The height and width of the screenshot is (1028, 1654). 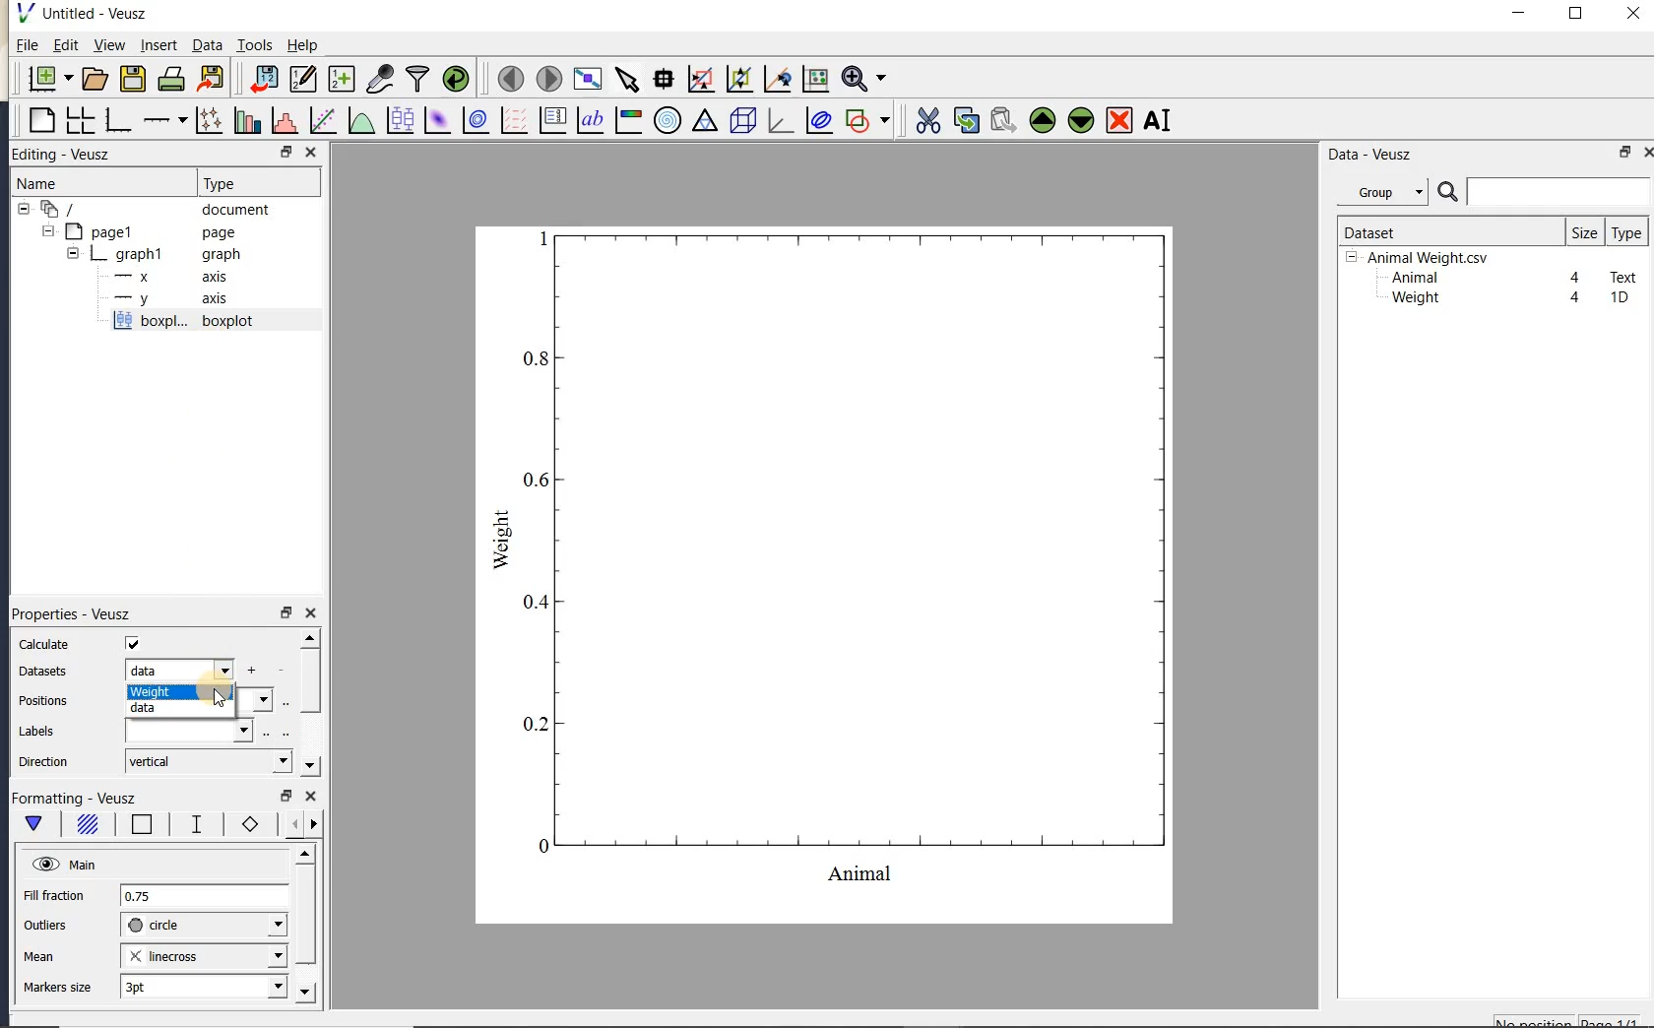 I want to click on Main, so click(x=64, y=863).